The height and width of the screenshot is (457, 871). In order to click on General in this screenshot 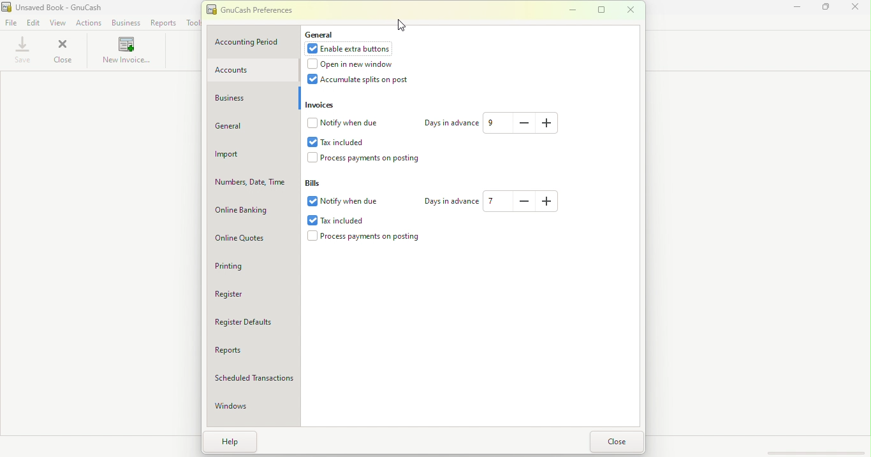, I will do `click(326, 34)`.